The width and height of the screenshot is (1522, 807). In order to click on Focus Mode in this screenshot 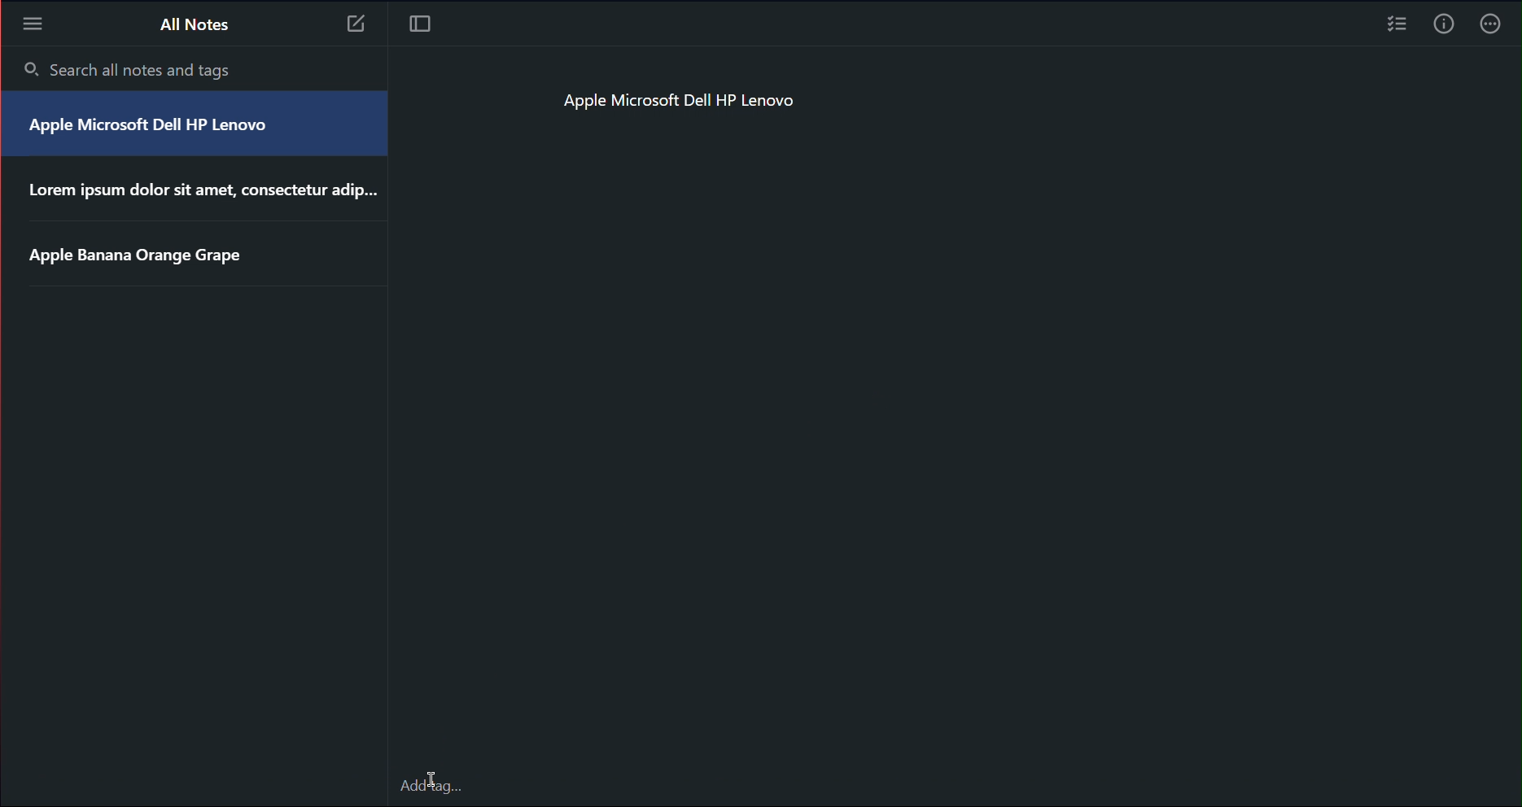, I will do `click(422, 24)`.